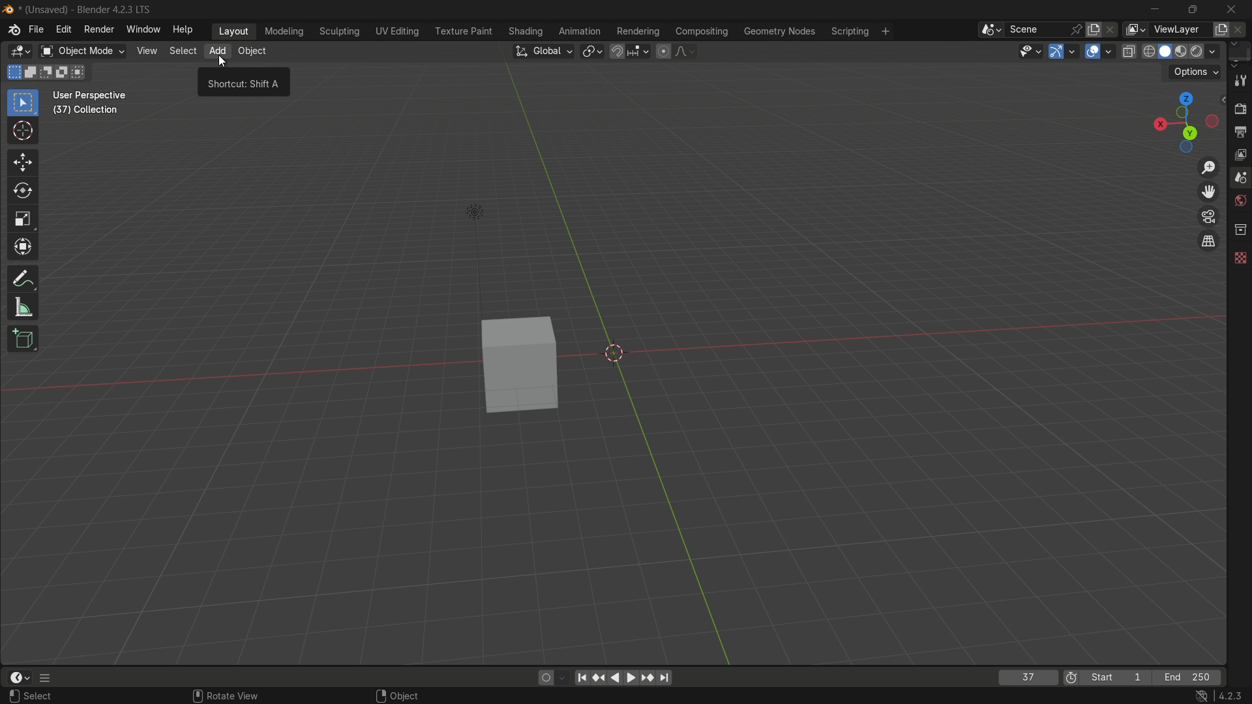 The image size is (1252, 704). I want to click on auto keyframing, so click(565, 677).